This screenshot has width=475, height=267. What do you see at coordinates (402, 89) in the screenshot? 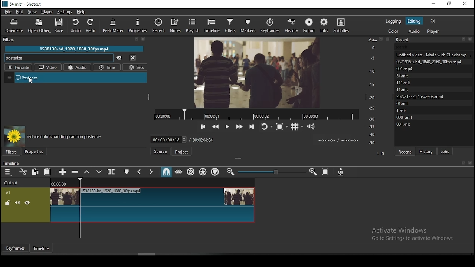
I see `11.mit` at bounding box center [402, 89].